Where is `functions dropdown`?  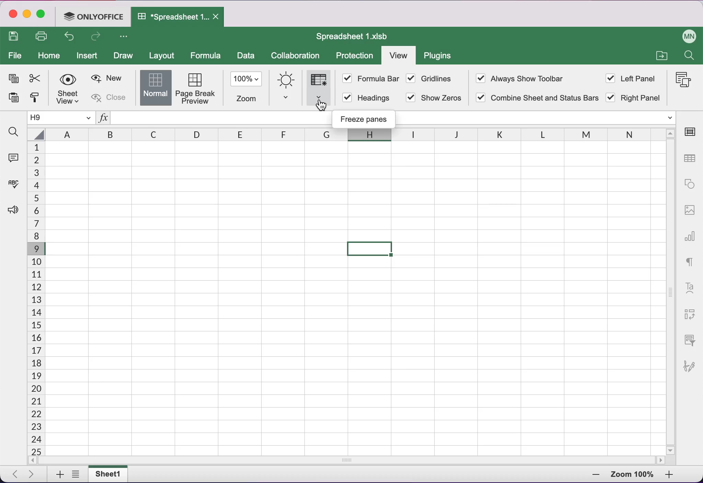
functions dropdown is located at coordinates (670, 118).